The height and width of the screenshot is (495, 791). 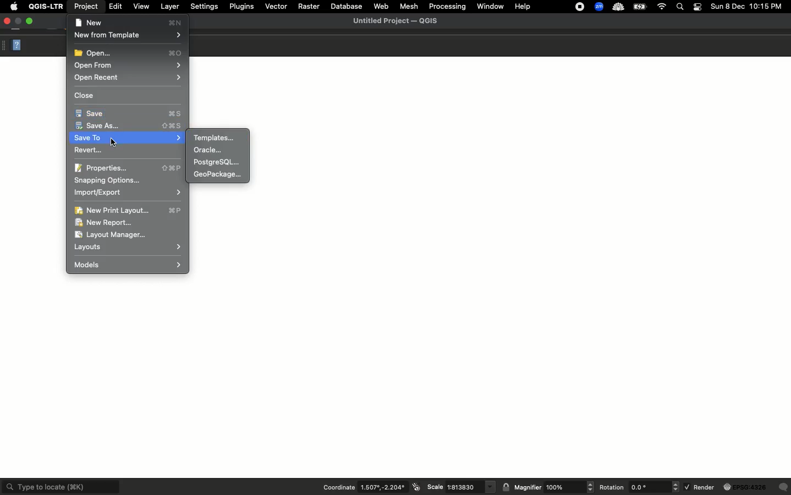 What do you see at coordinates (129, 168) in the screenshot?
I see `Properties ` at bounding box center [129, 168].